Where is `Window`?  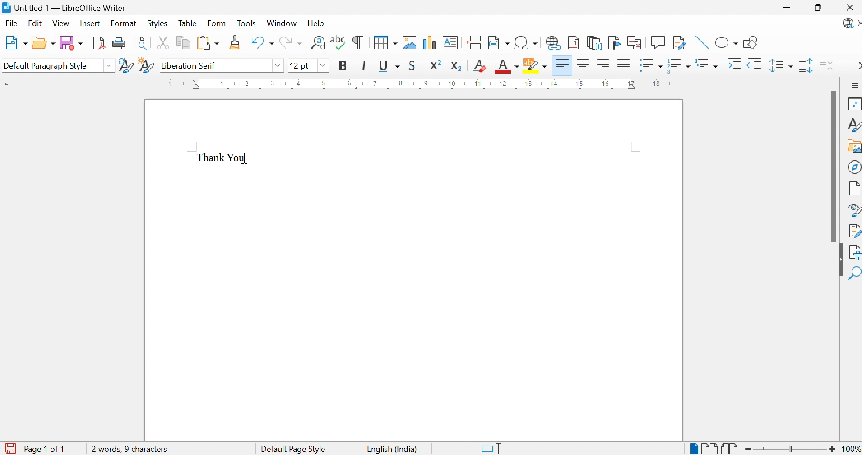
Window is located at coordinates (282, 23).